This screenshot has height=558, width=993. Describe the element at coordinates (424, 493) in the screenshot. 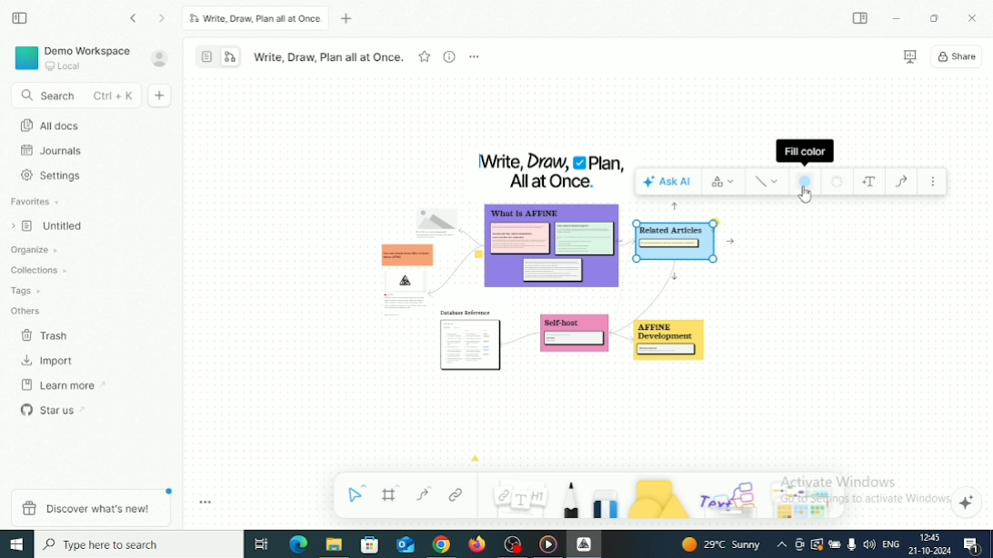

I see `Curve` at that location.